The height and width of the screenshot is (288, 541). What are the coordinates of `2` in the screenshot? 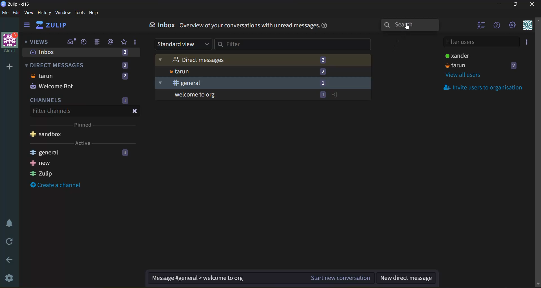 It's located at (323, 71).